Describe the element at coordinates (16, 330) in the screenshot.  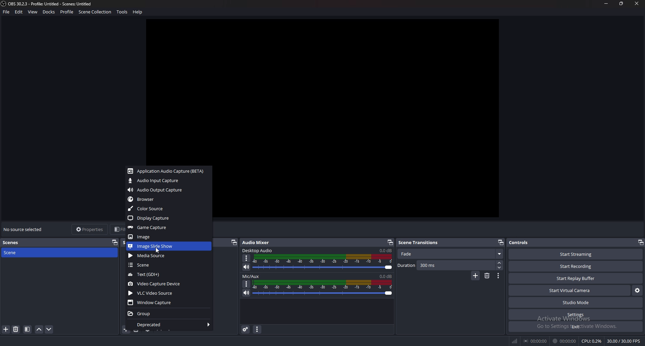
I see `remove scene` at that location.